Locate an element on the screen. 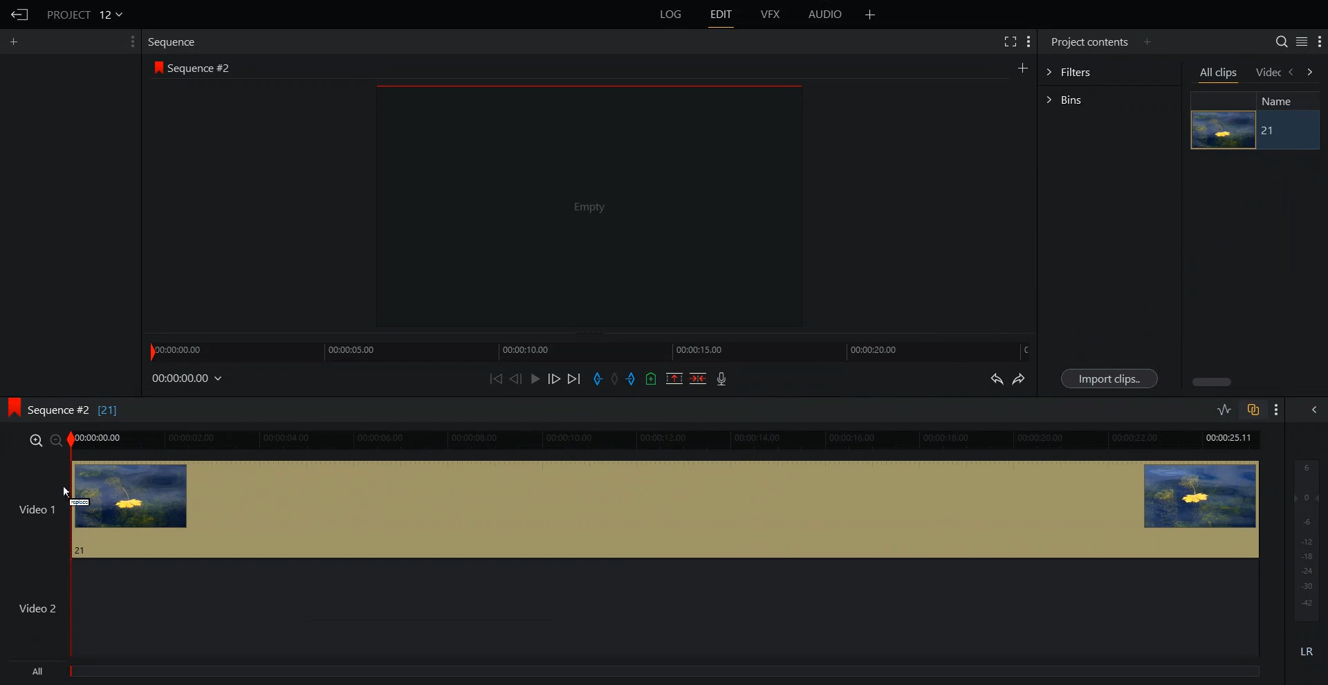  Add an Out Mark to current position is located at coordinates (632, 378).